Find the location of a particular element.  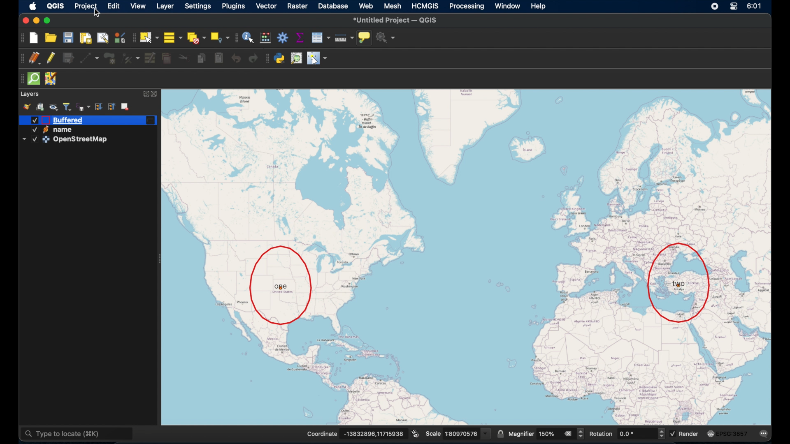

toggle extents and position mouse display is located at coordinates (414, 432).